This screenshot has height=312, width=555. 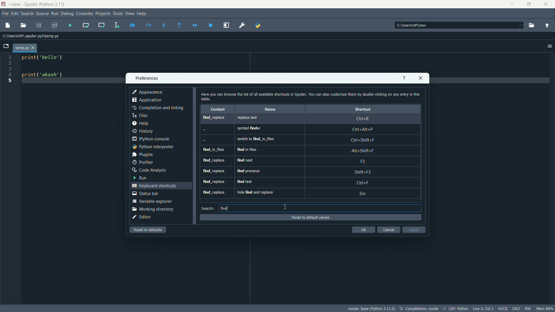 What do you see at coordinates (418, 309) in the screenshot?
I see `completions:conda` at bounding box center [418, 309].